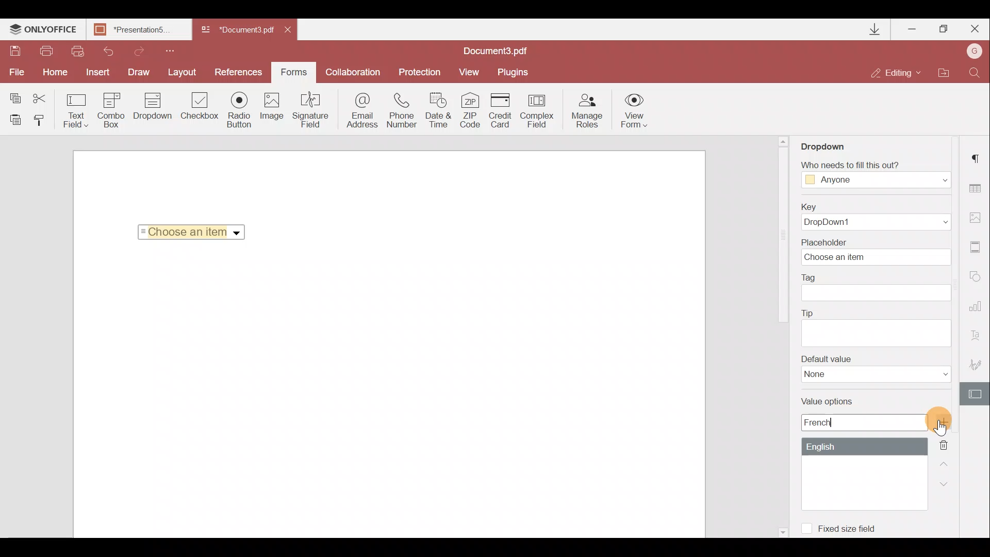  I want to click on Choose an item , so click(195, 230).